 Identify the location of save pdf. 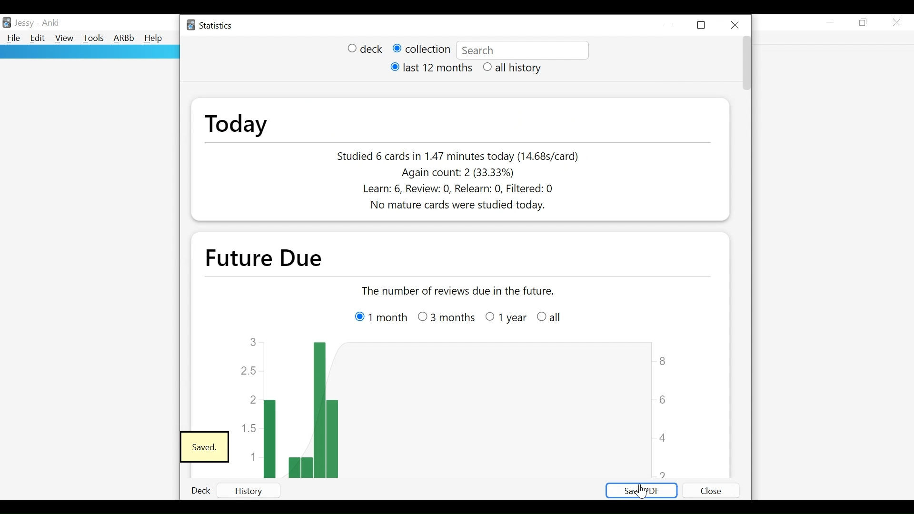
(640, 491).